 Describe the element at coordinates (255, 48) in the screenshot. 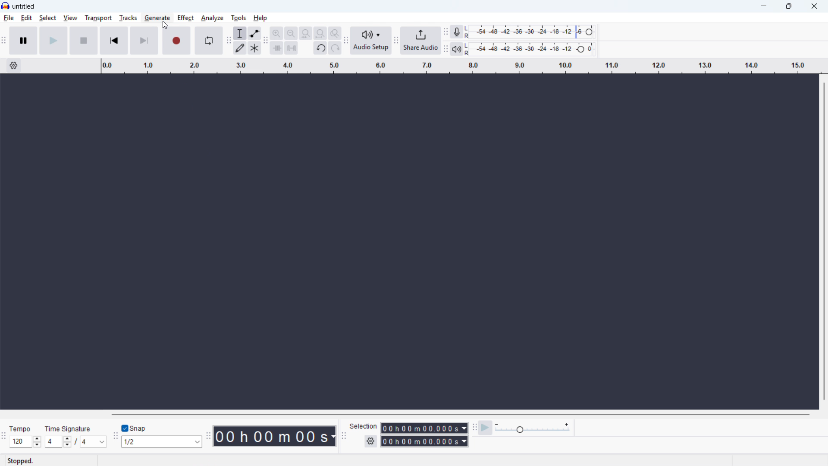

I see `Multi - tool` at that location.